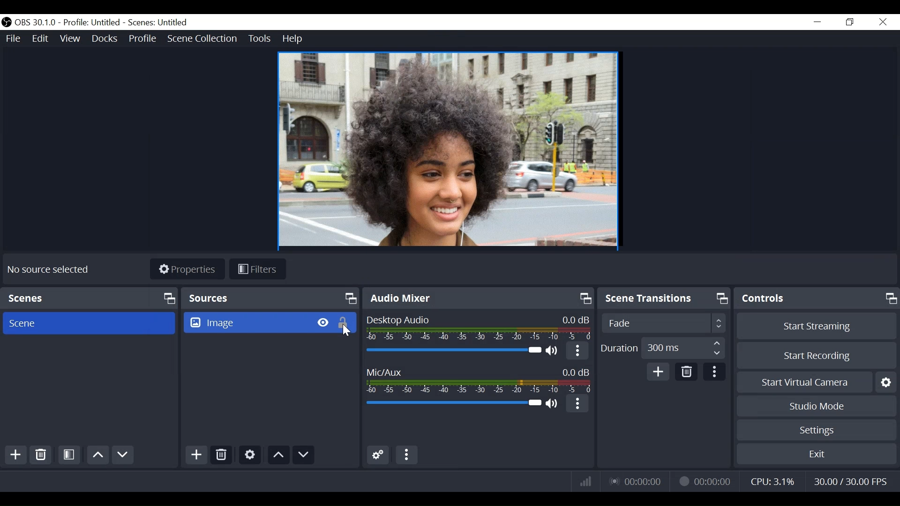 This screenshot has width=900, height=506. I want to click on Hide/Display Source, so click(322, 323).